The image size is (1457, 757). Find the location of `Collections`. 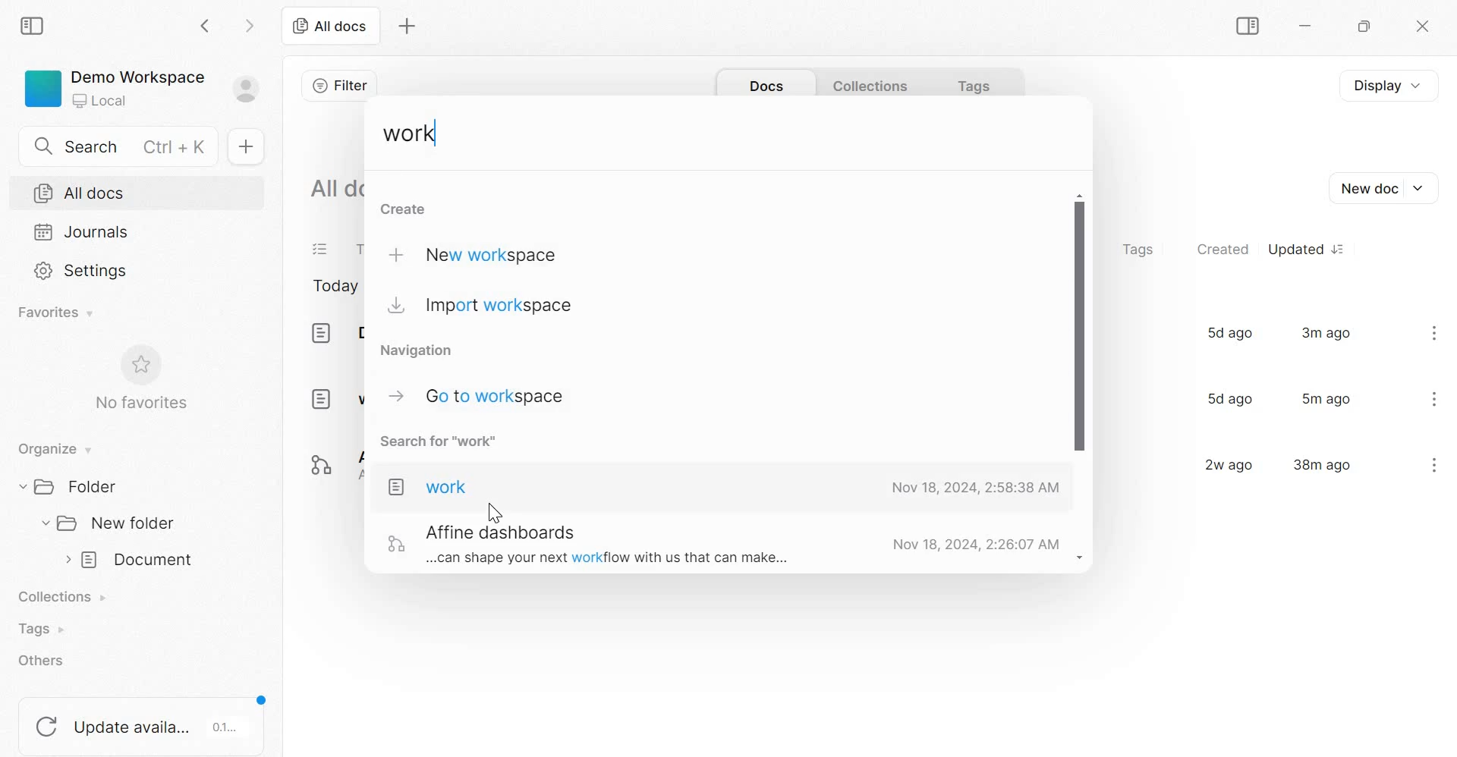

Collections is located at coordinates (66, 598).